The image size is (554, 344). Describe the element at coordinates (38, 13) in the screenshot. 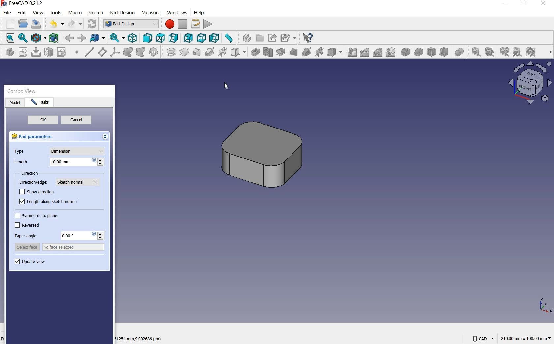

I see `view` at that location.